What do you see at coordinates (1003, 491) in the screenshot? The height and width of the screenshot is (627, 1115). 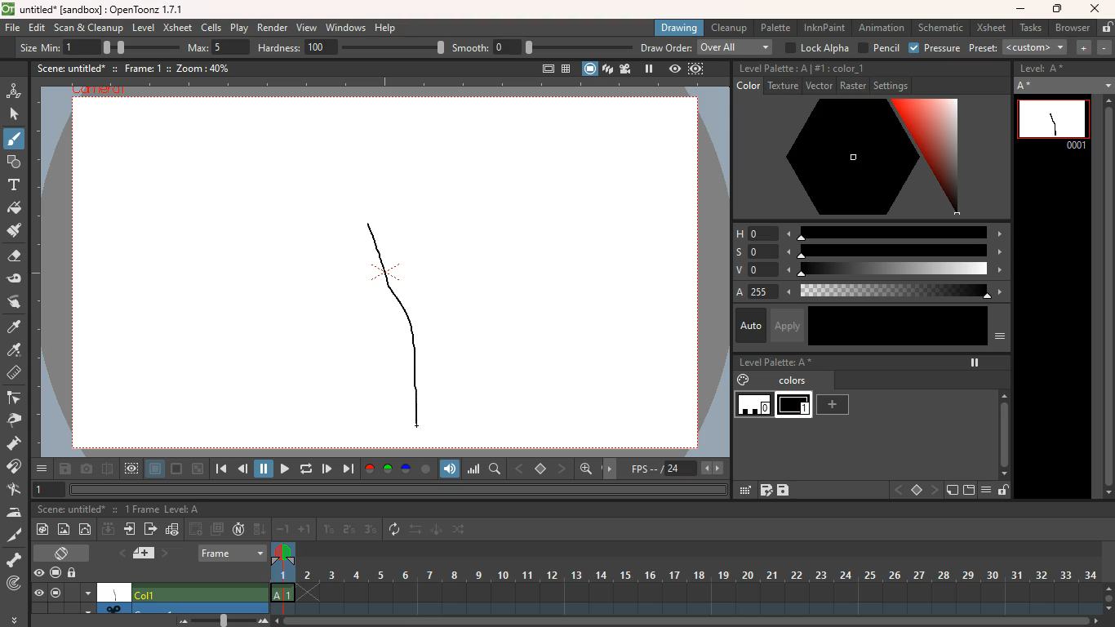 I see `unlock` at bounding box center [1003, 491].